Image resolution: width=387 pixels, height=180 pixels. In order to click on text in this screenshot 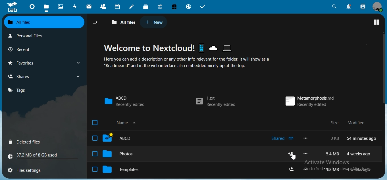, I will do `click(349, 123)`.